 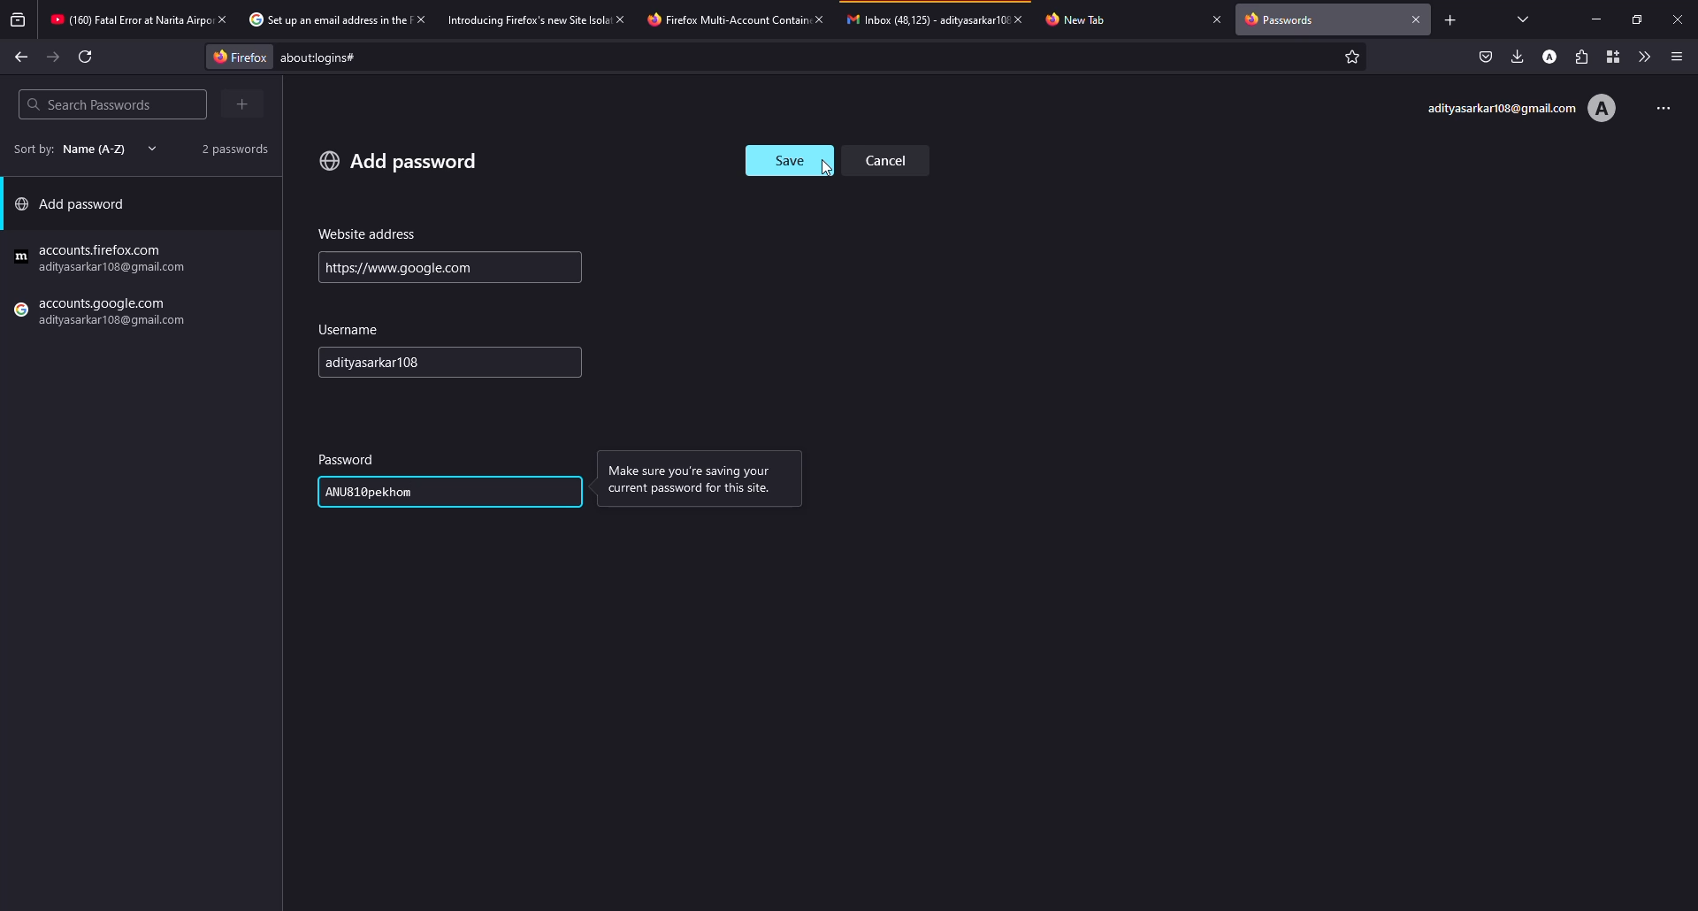 What do you see at coordinates (1449, 19) in the screenshot?
I see `add tab` at bounding box center [1449, 19].